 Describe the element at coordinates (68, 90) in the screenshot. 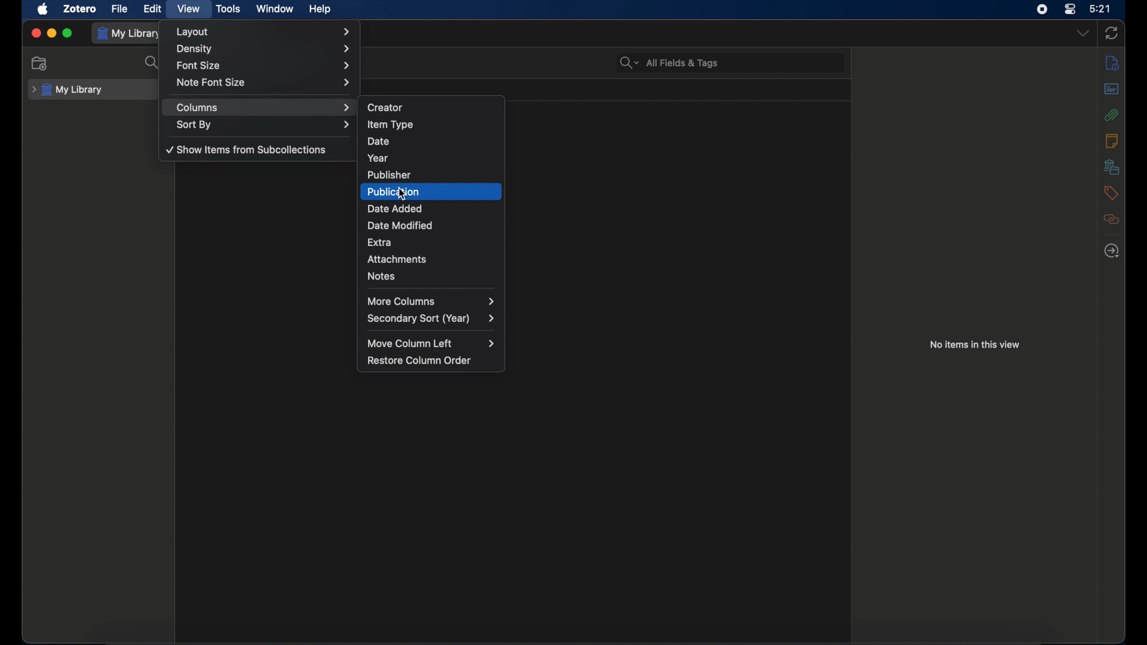

I see `my library` at that location.